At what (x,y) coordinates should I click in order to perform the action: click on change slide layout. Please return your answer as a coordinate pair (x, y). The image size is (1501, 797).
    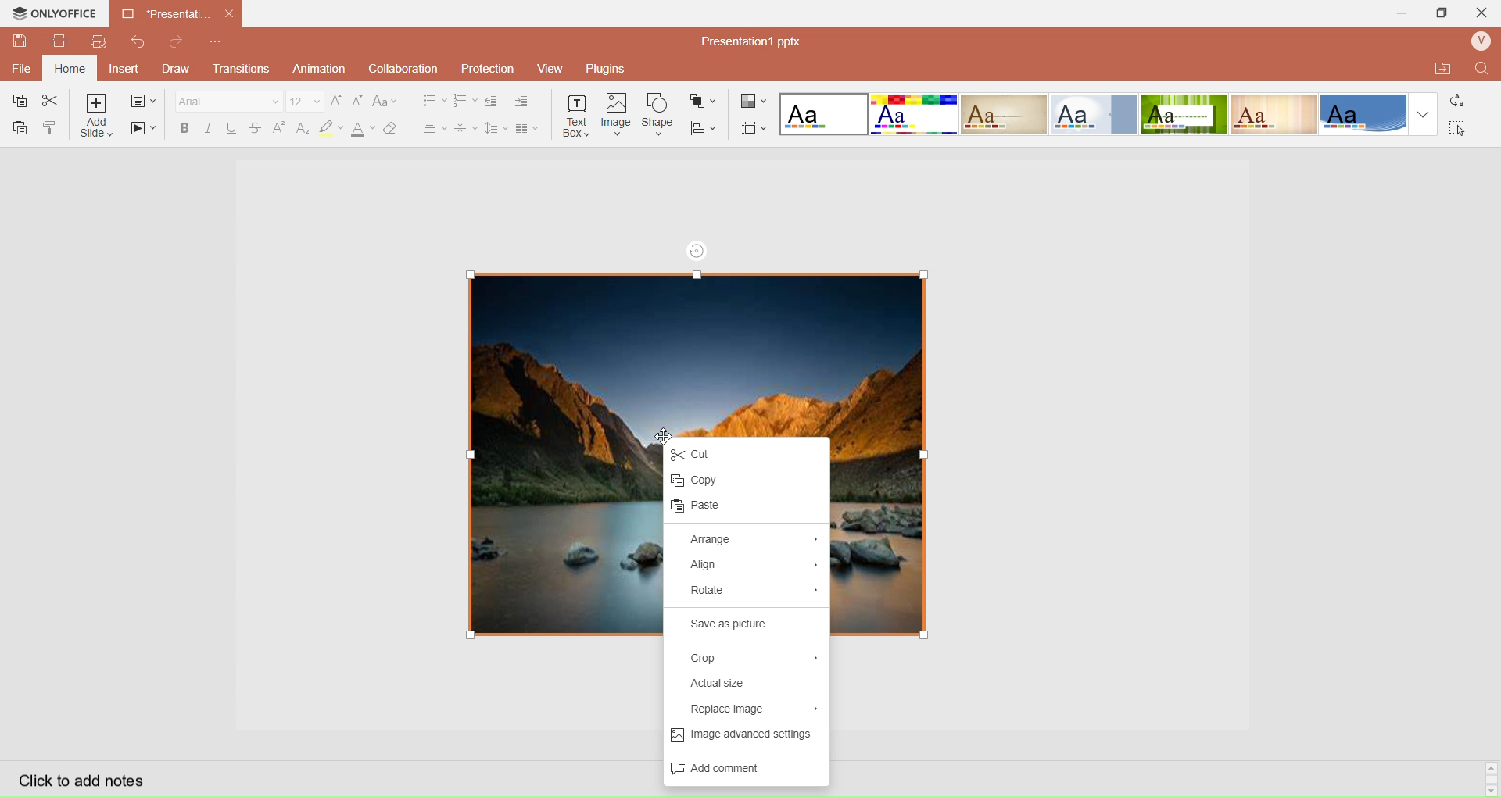
    Looking at the image, I should click on (141, 100).